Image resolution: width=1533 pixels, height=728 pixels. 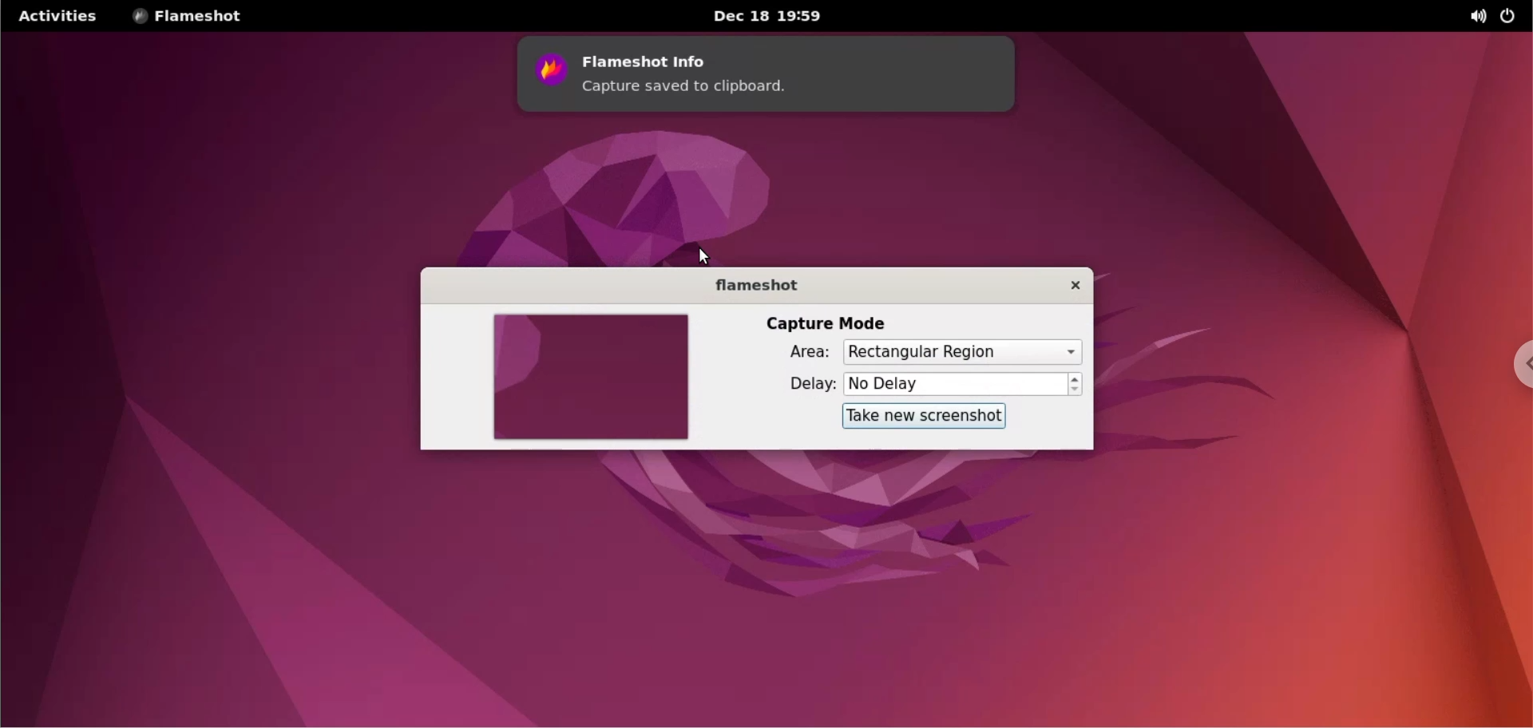 I want to click on flameshot label, so click(x=755, y=286).